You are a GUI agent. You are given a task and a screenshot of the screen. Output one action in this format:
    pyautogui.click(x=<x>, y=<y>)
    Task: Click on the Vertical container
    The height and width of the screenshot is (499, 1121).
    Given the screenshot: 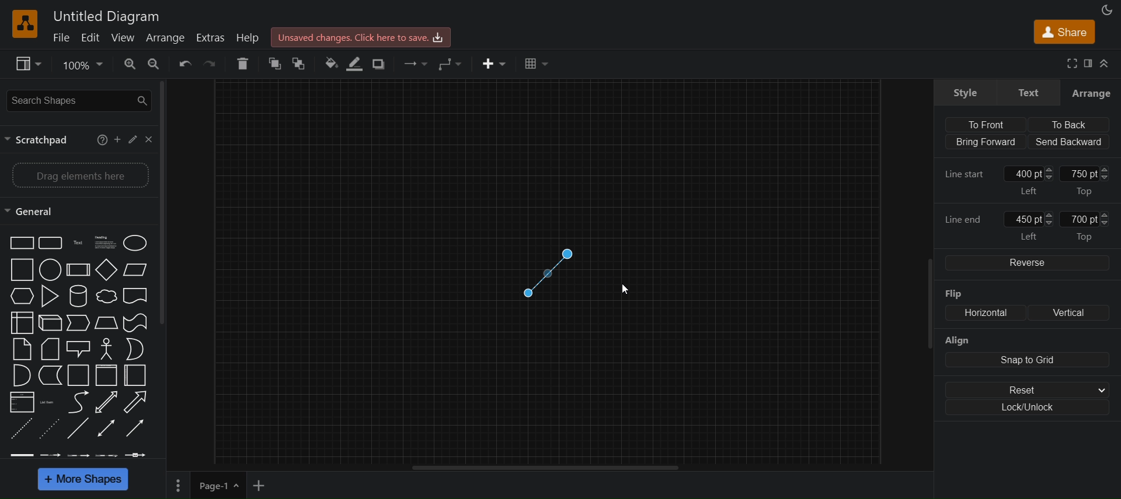 What is the action you would take?
    pyautogui.click(x=106, y=375)
    